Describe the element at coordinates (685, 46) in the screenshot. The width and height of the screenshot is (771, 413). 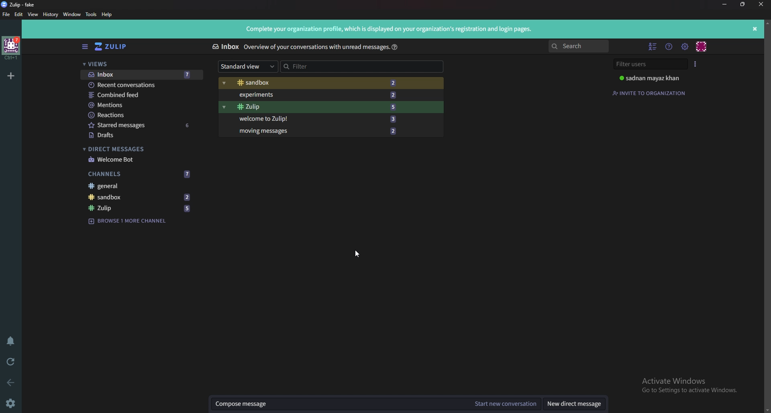
I see `Main menu` at that location.